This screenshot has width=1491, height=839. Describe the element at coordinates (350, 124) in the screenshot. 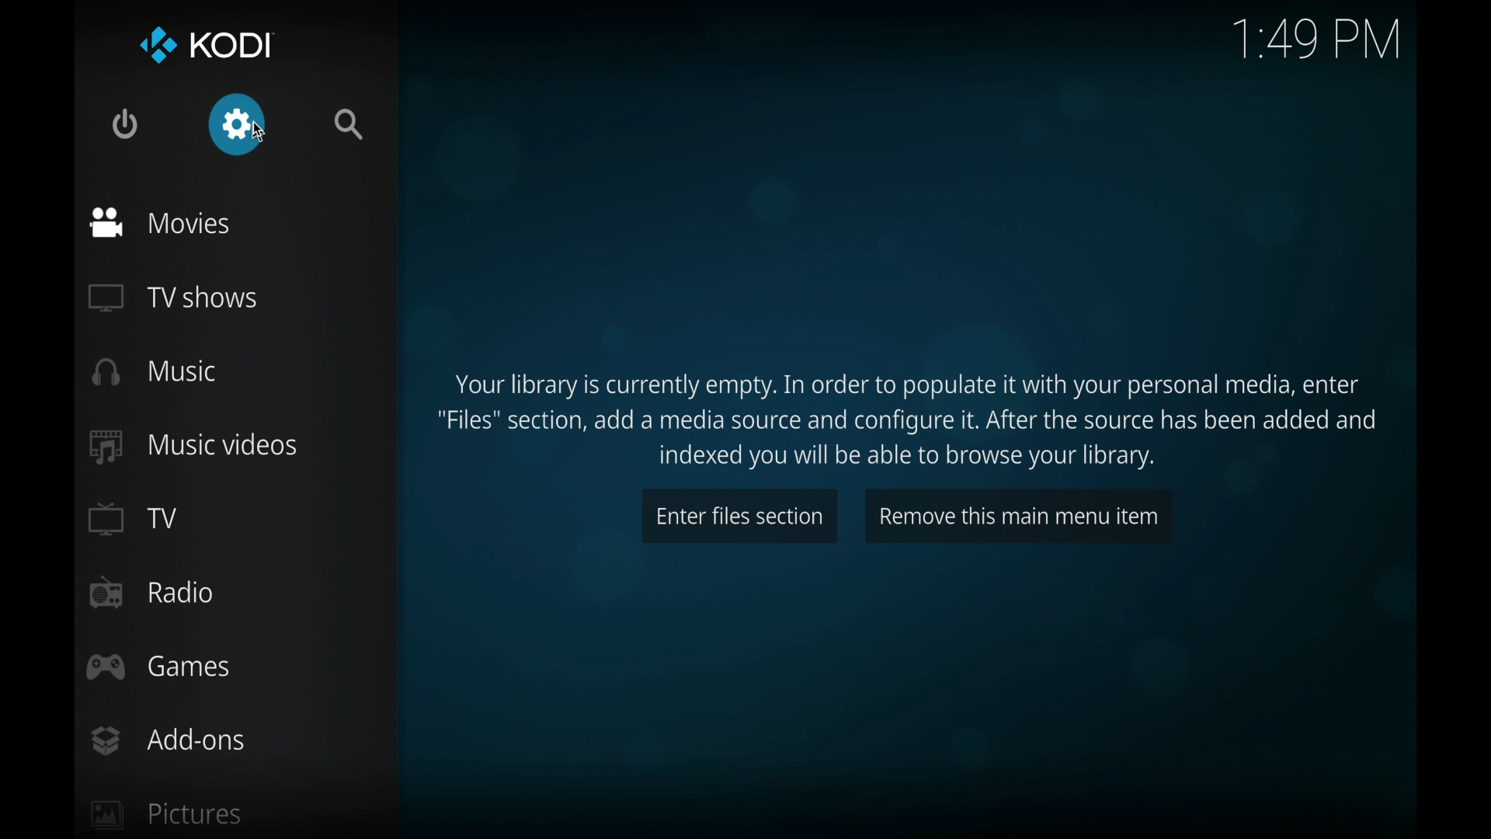

I see `search` at that location.